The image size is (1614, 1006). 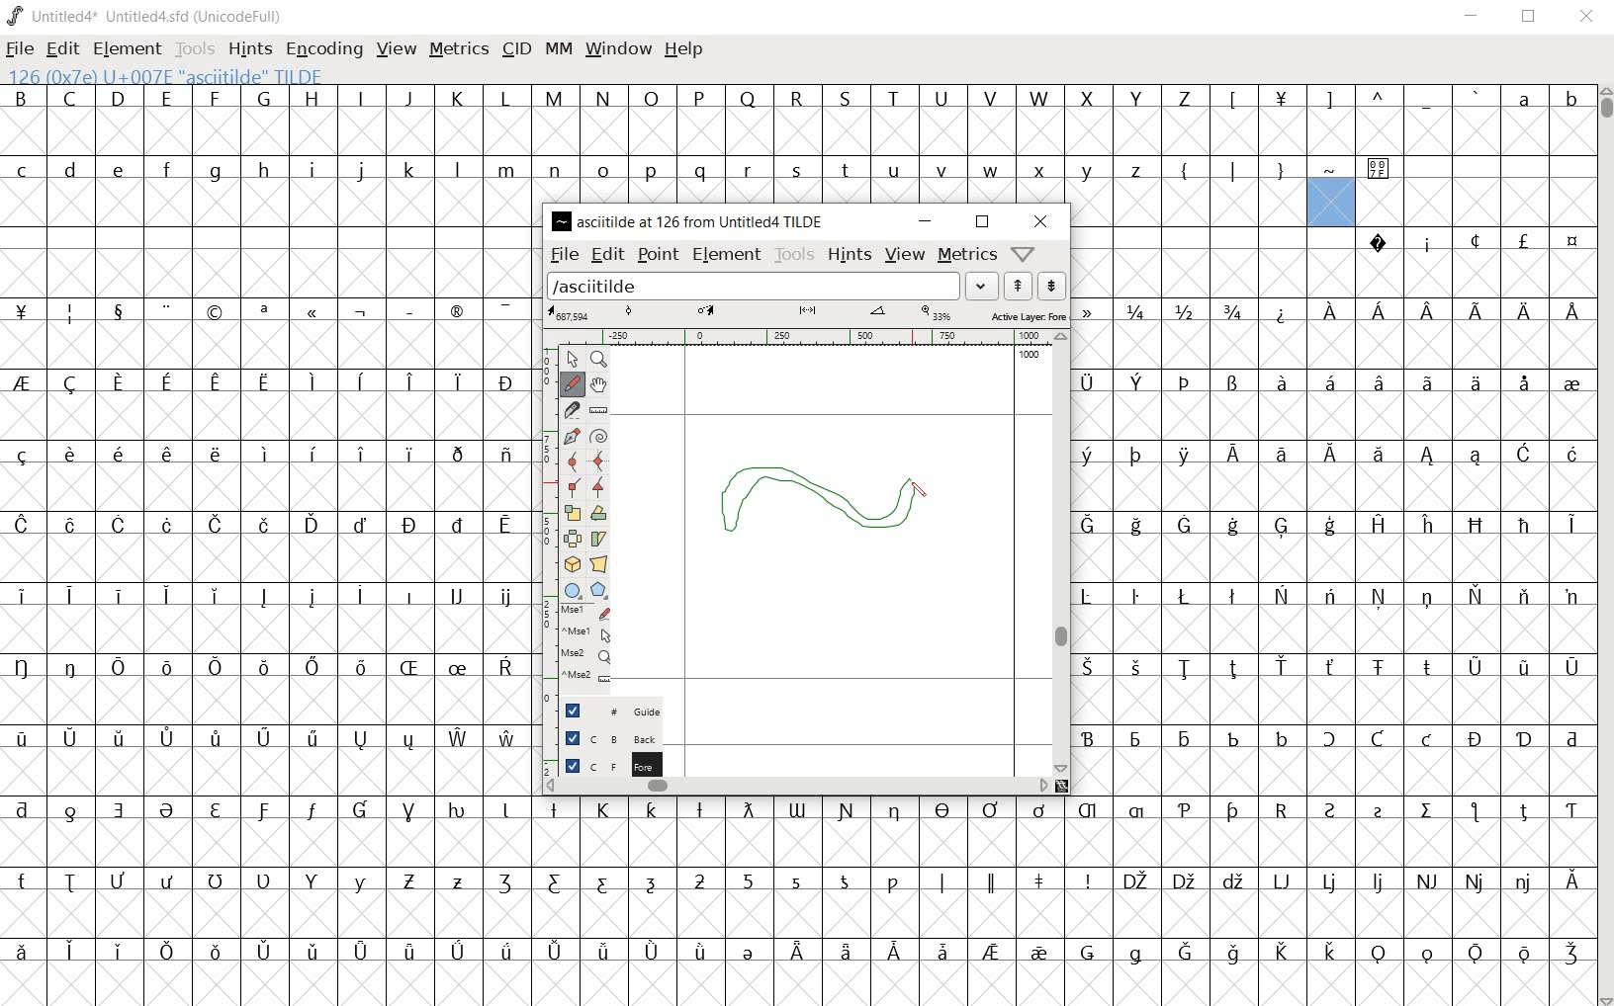 What do you see at coordinates (1331, 202) in the screenshot?
I see `126 (0X7e) U+007E "asciitilde" TILDE` at bounding box center [1331, 202].